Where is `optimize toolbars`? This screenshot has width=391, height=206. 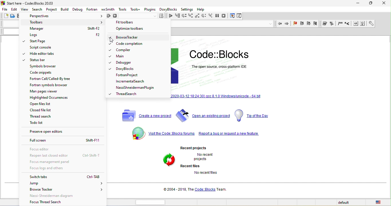
optimize toolbars is located at coordinates (133, 29).